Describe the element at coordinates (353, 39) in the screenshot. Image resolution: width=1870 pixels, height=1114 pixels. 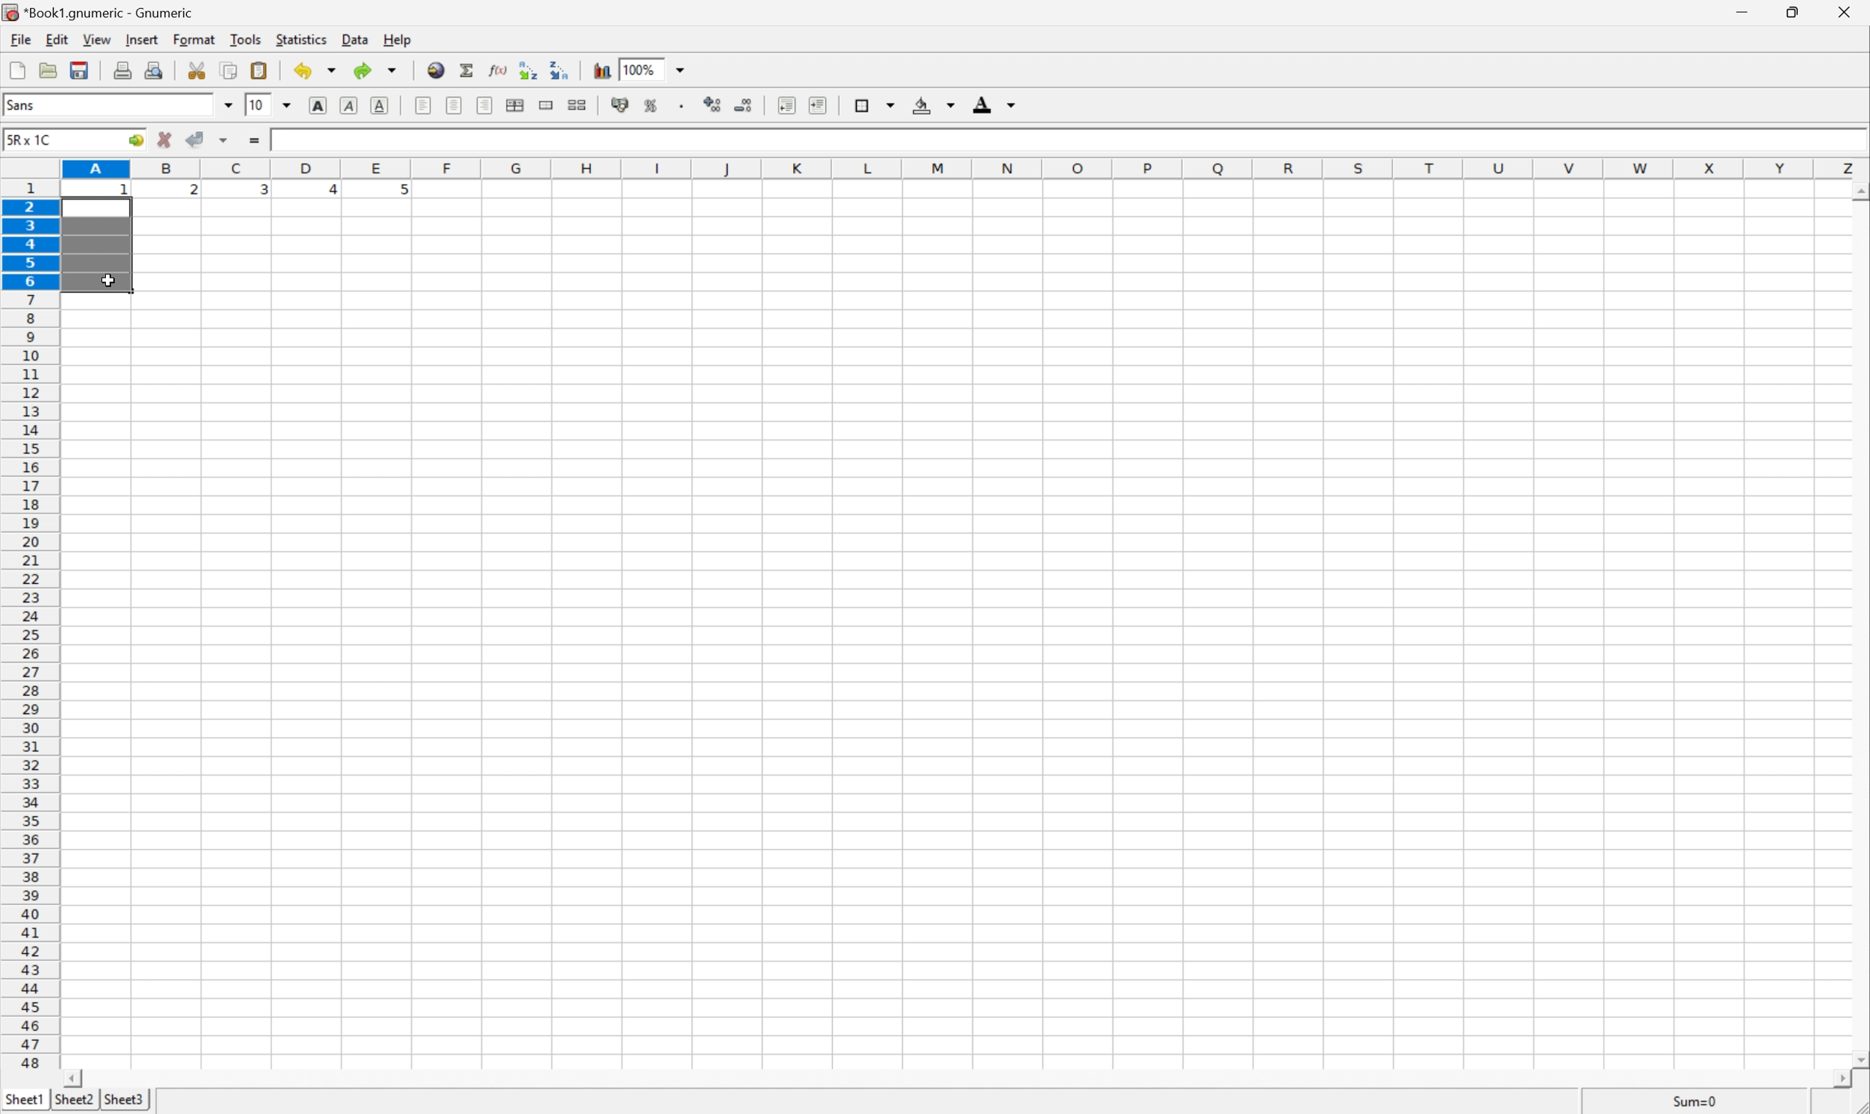
I see `data` at that location.